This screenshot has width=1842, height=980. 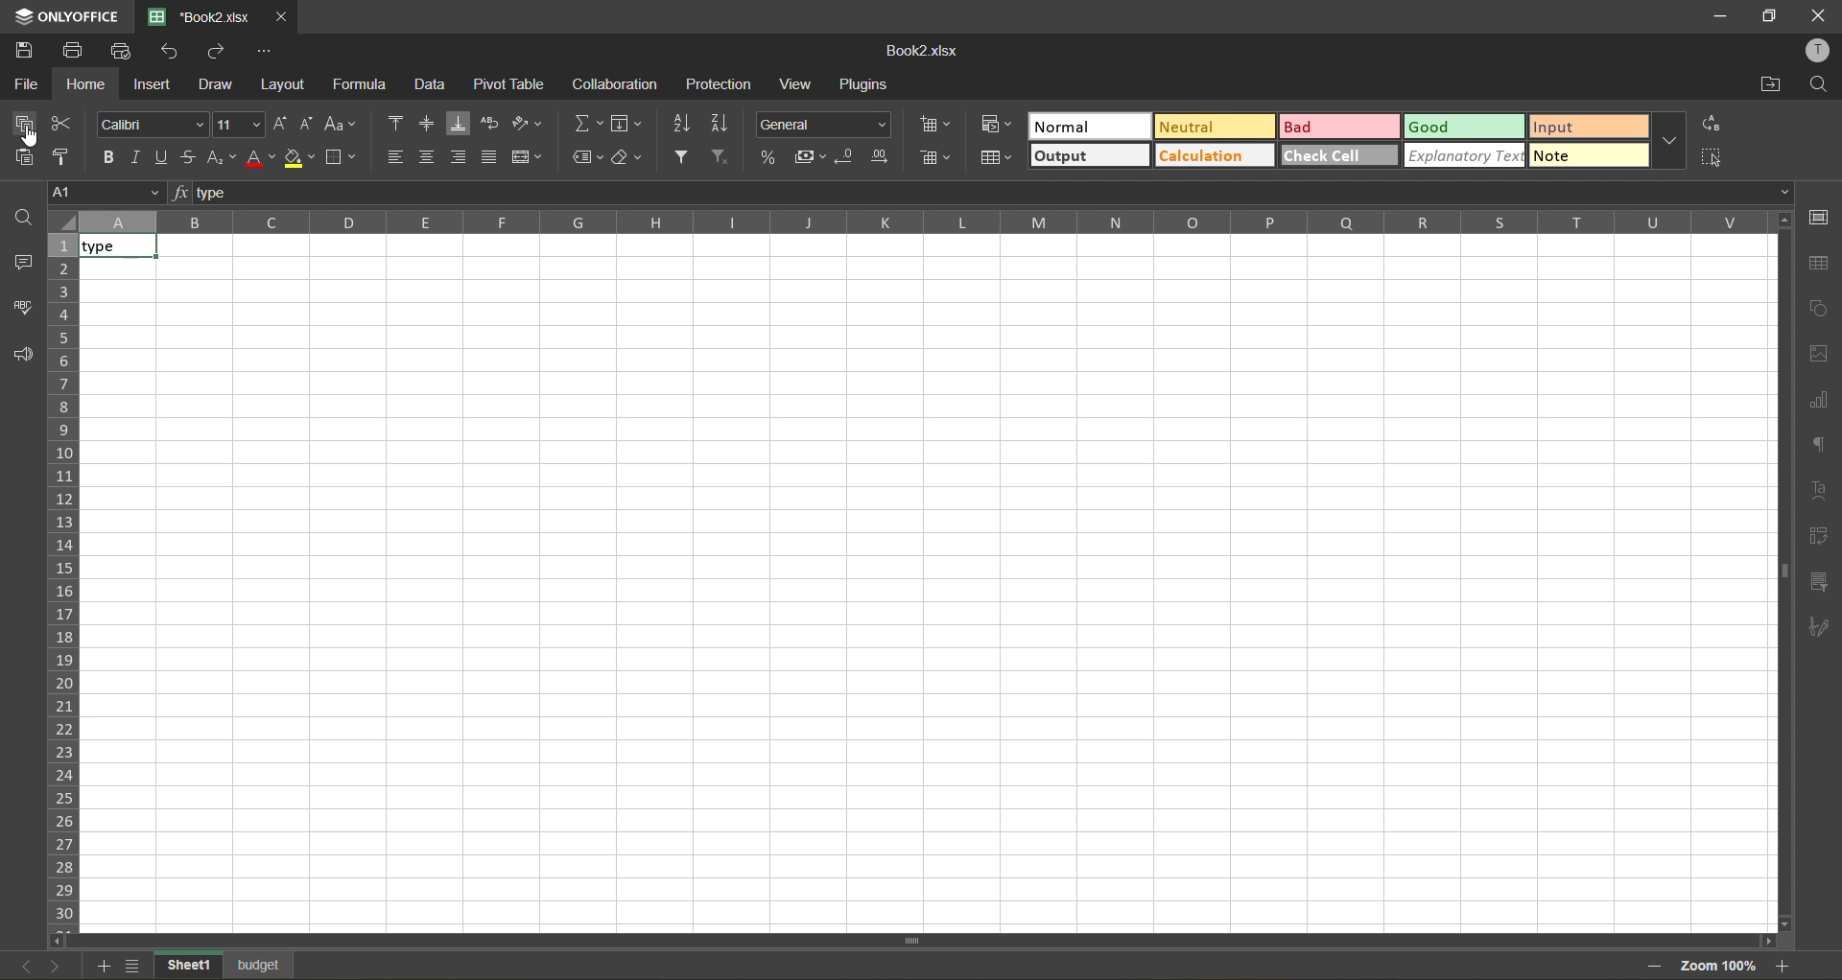 What do you see at coordinates (489, 123) in the screenshot?
I see `wrap text` at bounding box center [489, 123].